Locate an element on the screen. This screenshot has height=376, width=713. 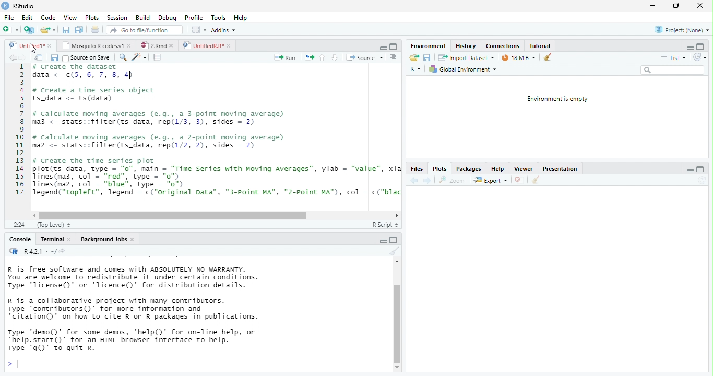
maximize is located at coordinates (384, 241).